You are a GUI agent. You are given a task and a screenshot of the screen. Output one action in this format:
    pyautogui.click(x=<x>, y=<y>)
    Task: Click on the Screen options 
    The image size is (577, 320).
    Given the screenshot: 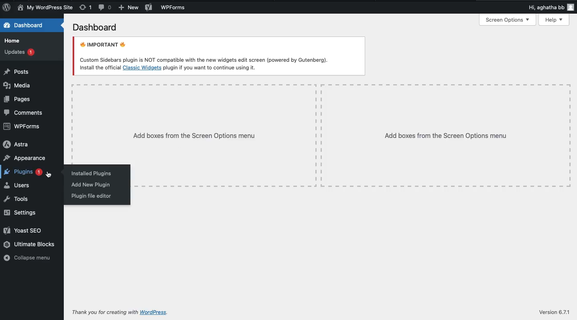 What is the action you would take?
    pyautogui.click(x=508, y=20)
    